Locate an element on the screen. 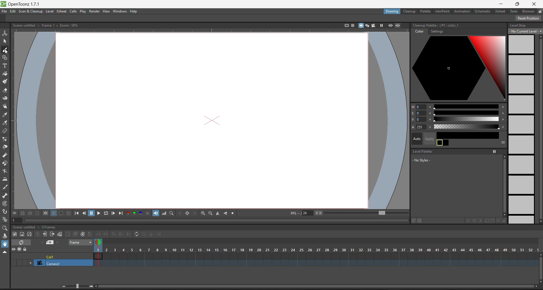 Image resolution: width=543 pixels, height=290 pixels. blender tool is located at coordinates (5, 171).